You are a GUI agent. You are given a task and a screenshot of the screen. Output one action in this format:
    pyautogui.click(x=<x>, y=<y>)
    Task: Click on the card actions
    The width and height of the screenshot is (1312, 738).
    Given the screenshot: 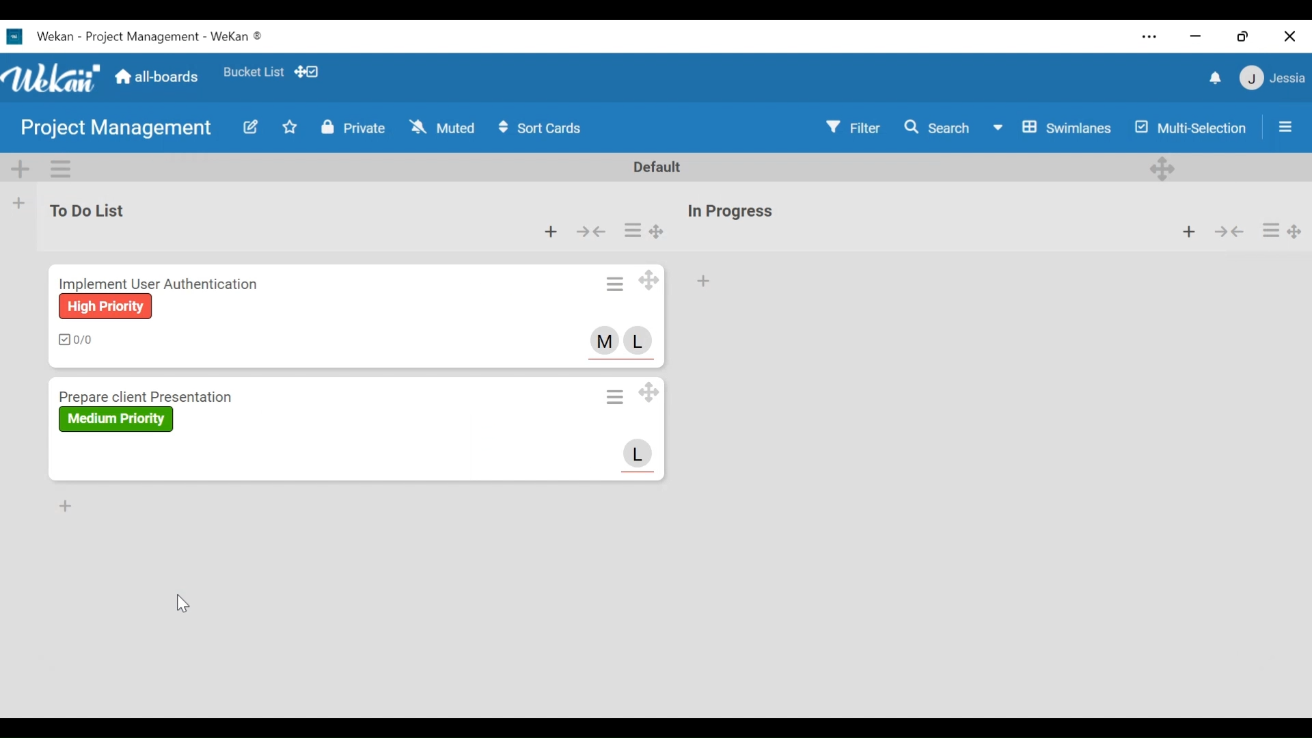 What is the action you would take?
    pyautogui.click(x=1270, y=230)
    